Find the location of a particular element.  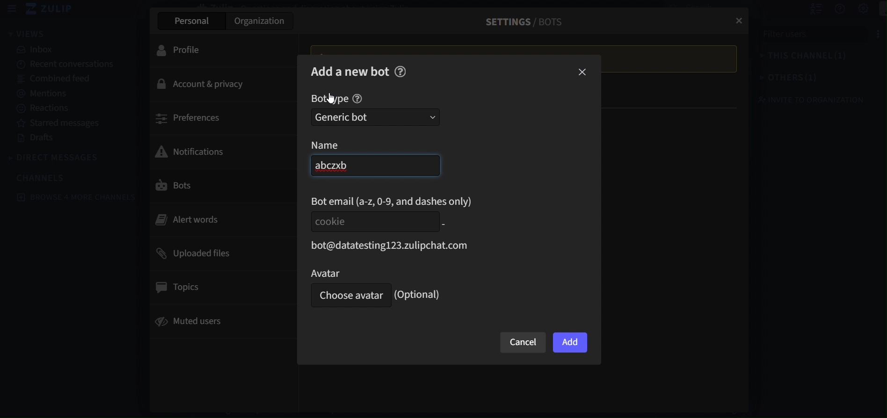

close is located at coordinates (583, 73).